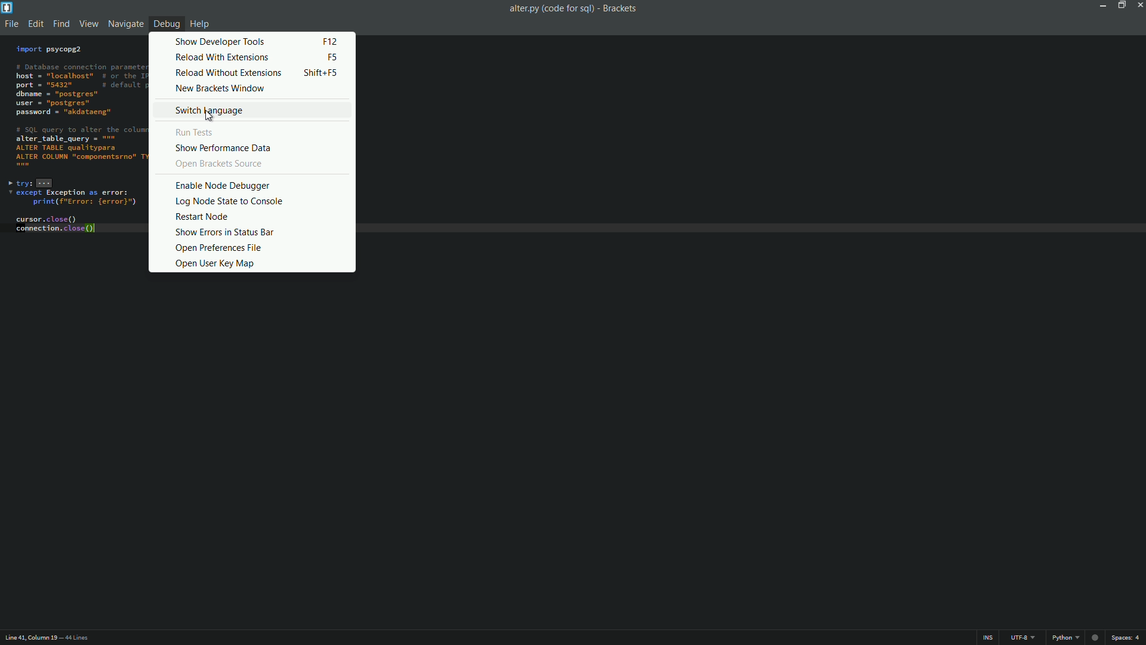 This screenshot has width=1146, height=645. Describe the element at coordinates (223, 57) in the screenshot. I see `Reload with extensions` at that location.